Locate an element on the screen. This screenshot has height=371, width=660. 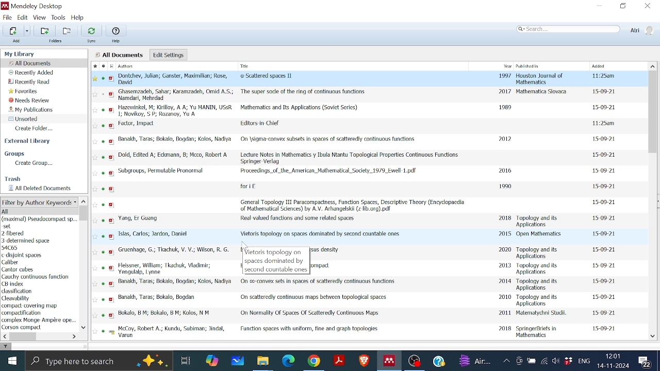
read status is located at coordinates (104, 252).